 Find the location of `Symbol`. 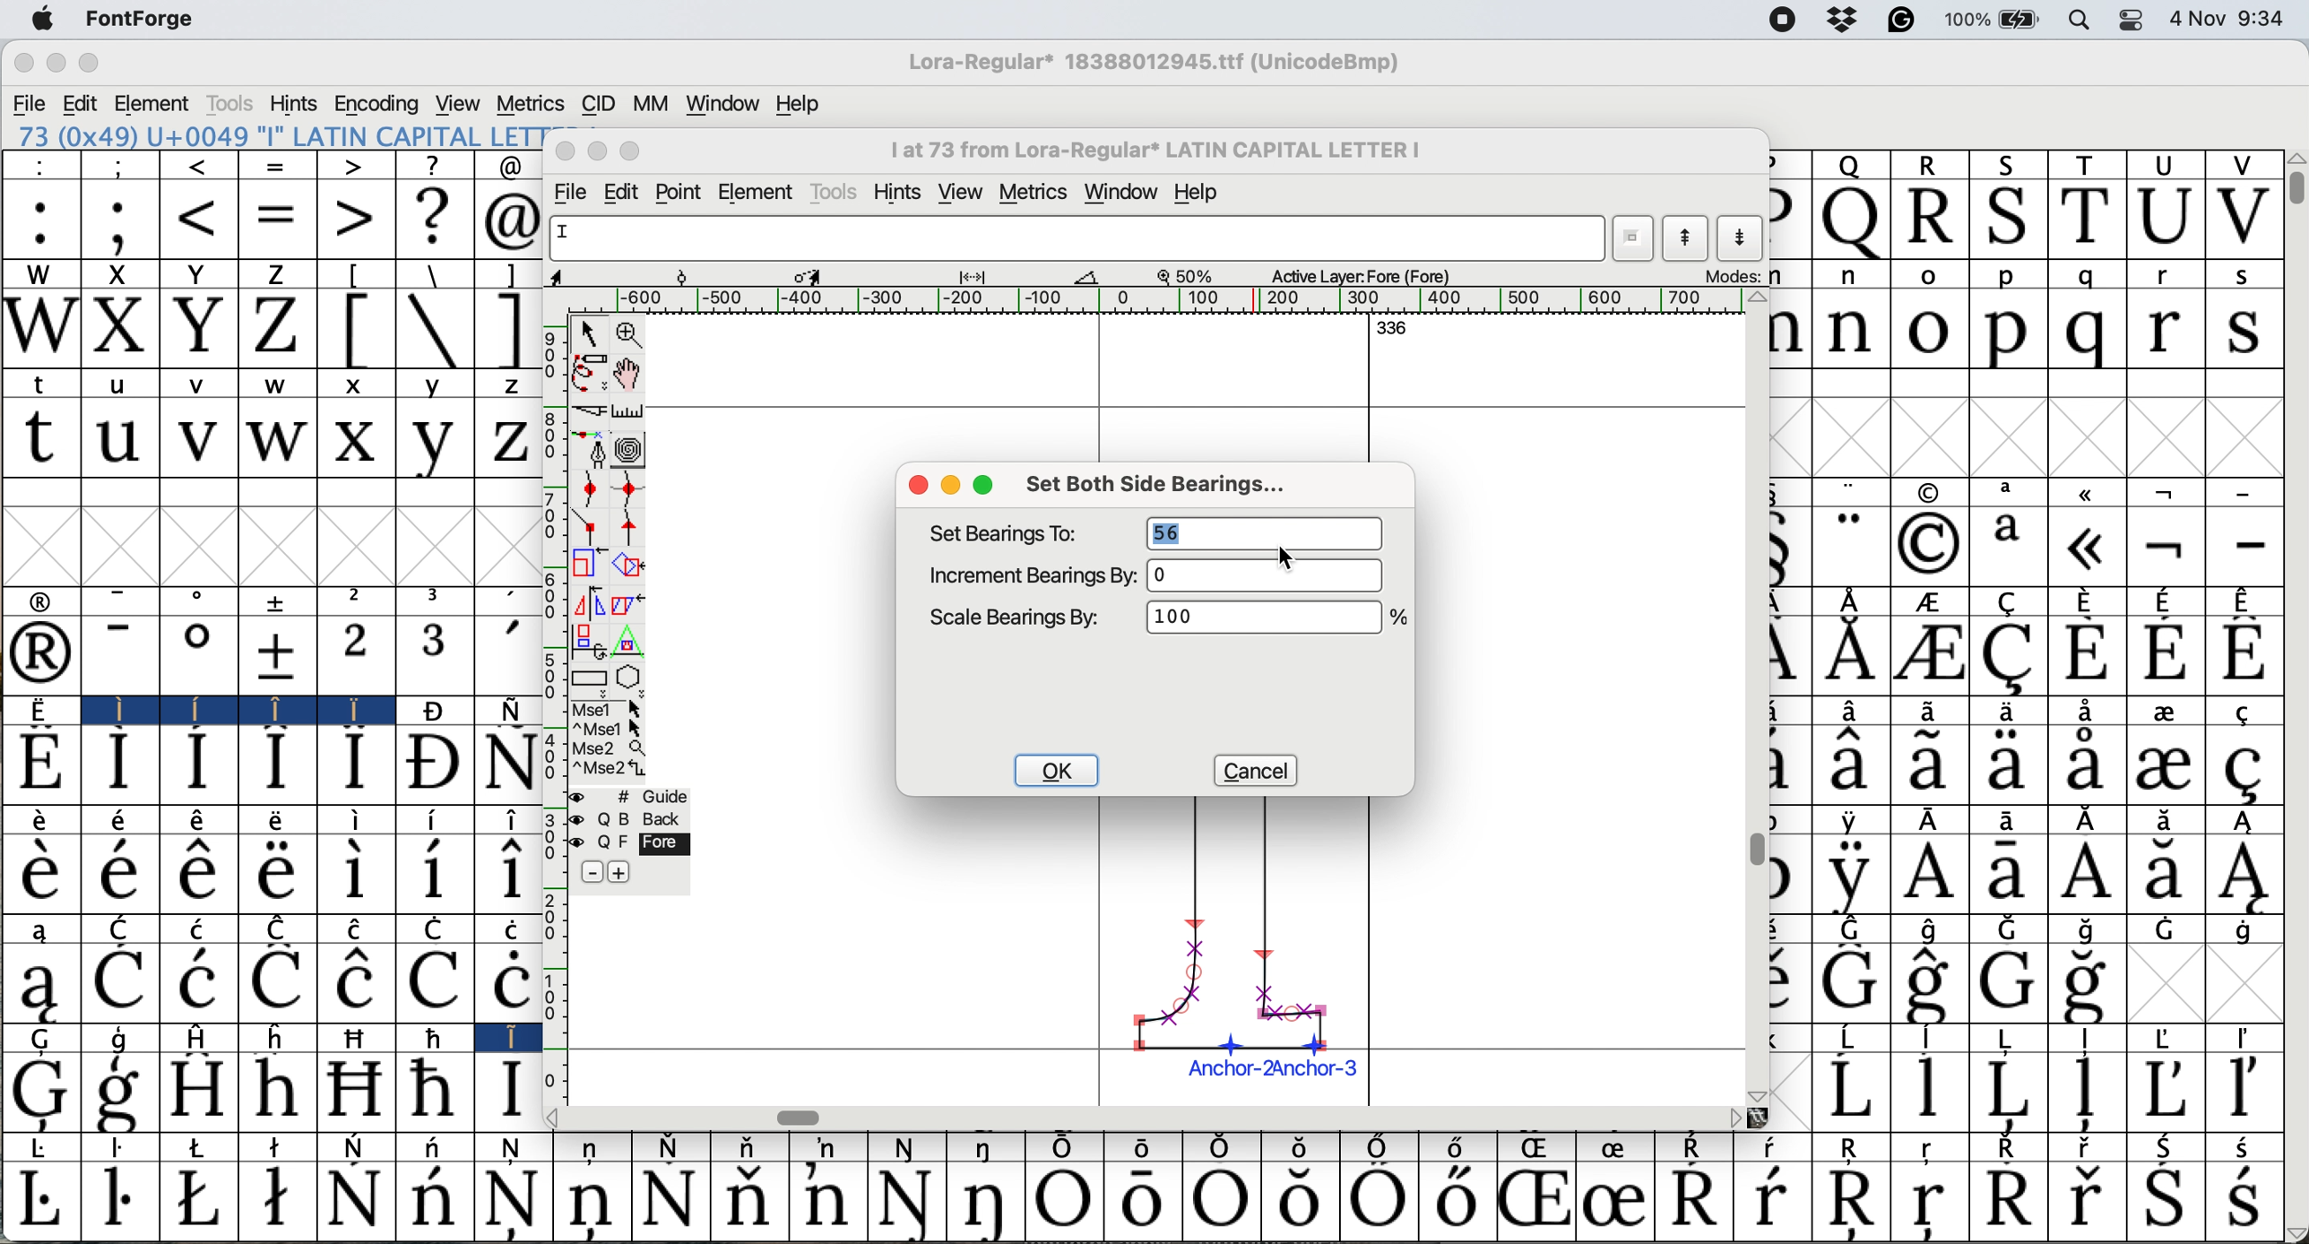

Symbol is located at coordinates (1773, 1198).